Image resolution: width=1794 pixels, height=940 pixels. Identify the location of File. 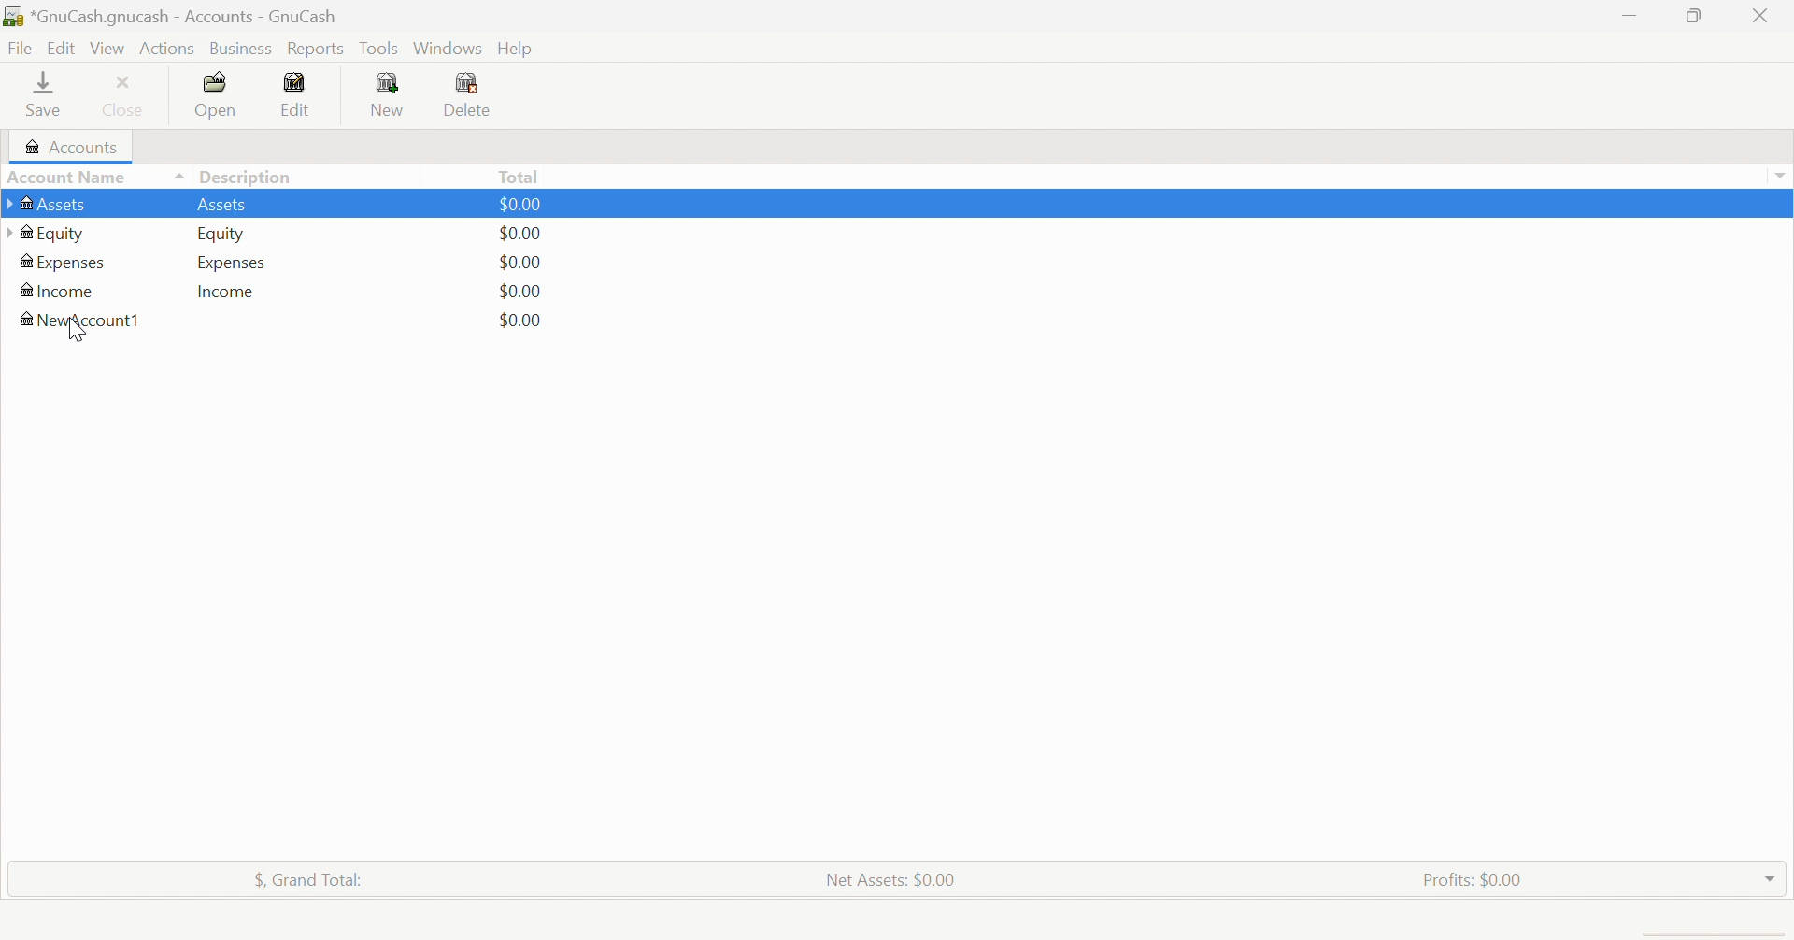
(20, 46).